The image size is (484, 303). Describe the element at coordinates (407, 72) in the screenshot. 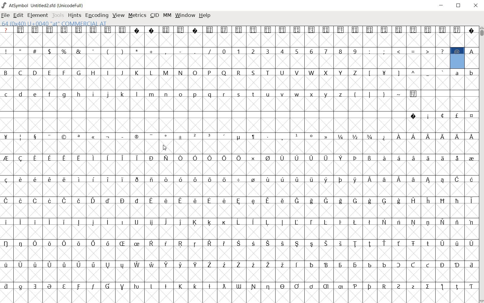

I see `special characters` at that location.